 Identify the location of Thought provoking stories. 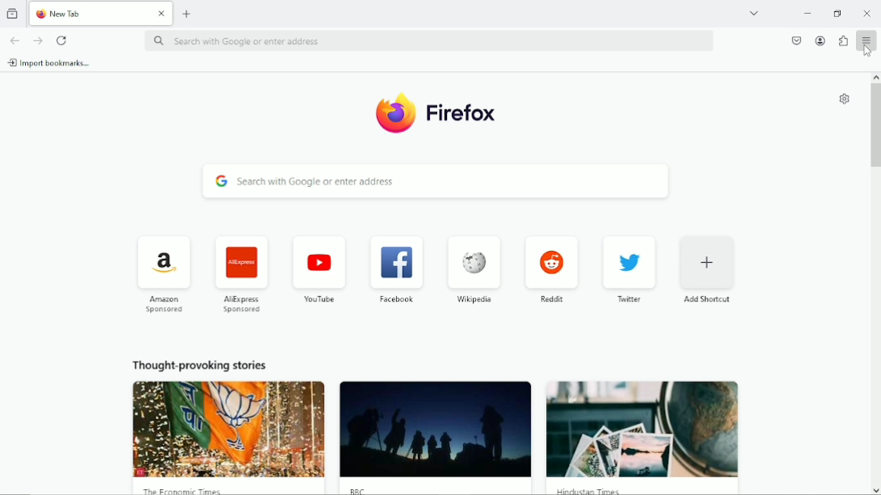
(200, 364).